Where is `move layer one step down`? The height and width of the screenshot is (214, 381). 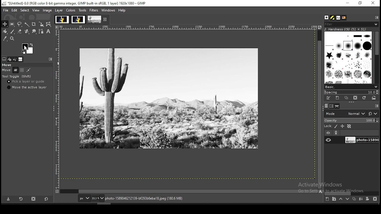
move layer one step down is located at coordinates (347, 199).